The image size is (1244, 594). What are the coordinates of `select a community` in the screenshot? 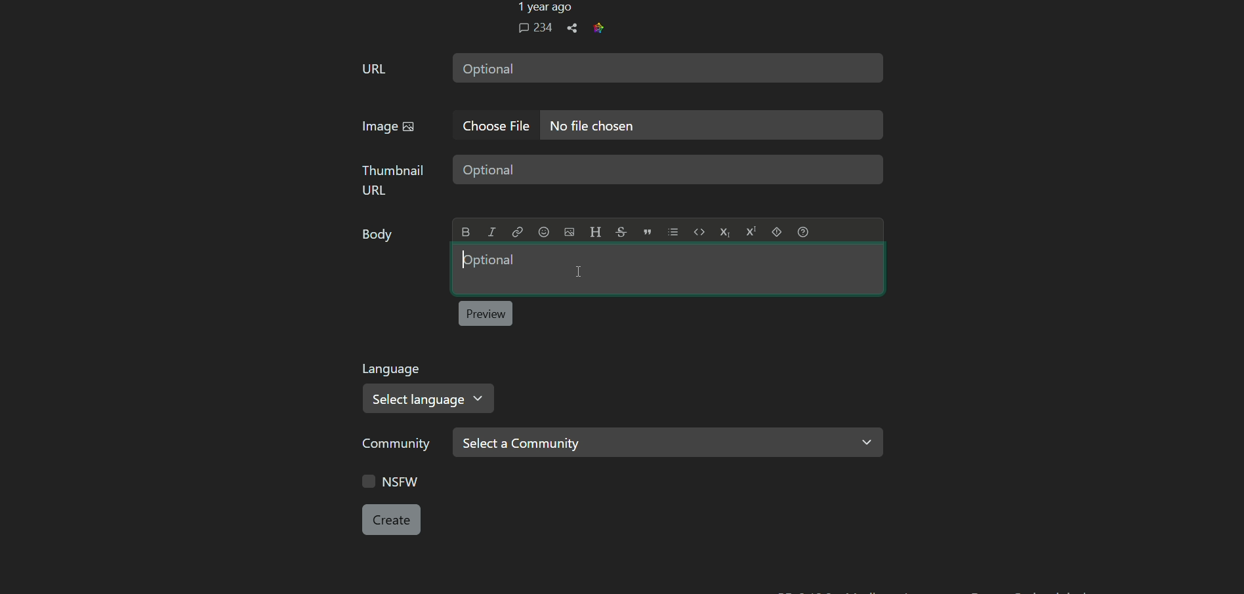 It's located at (667, 442).